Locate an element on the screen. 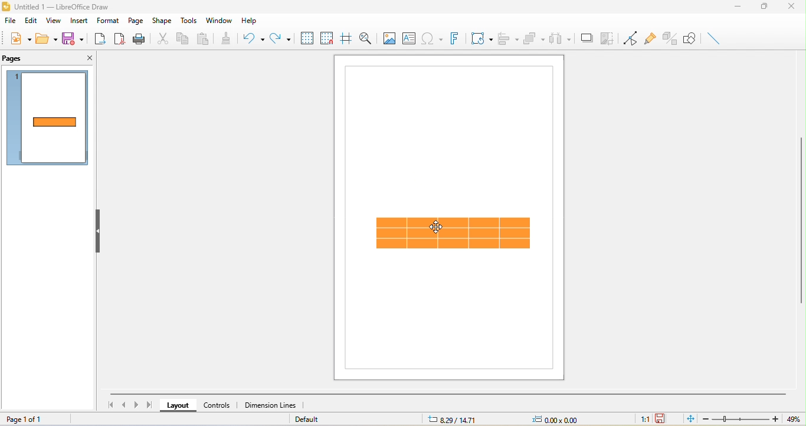  save is located at coordinates (73, 38).